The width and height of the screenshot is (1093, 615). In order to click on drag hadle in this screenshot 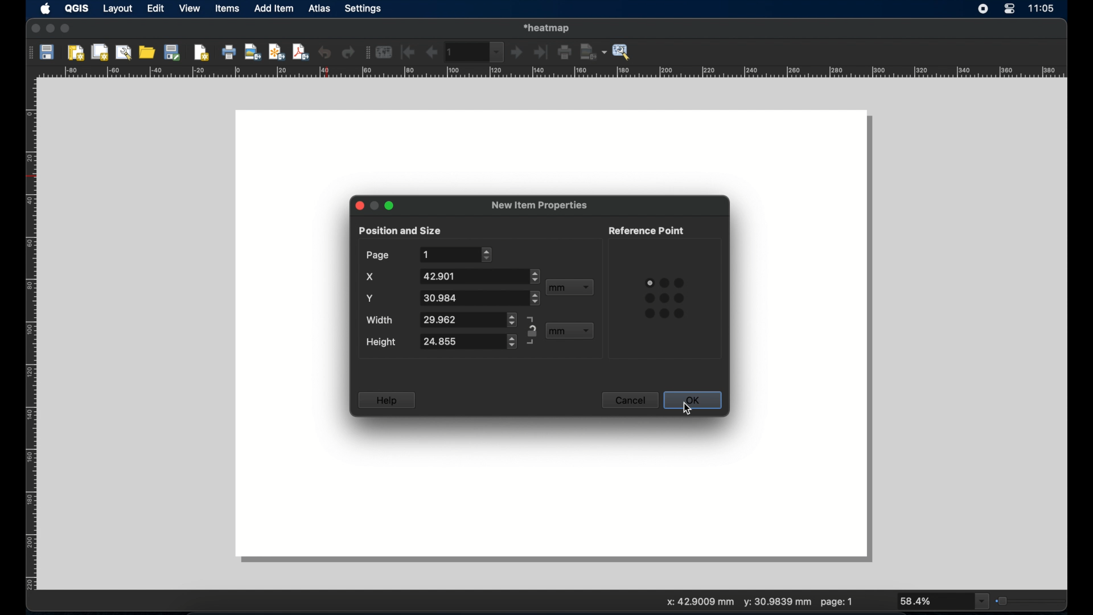, I will do `click(28, 52)`.